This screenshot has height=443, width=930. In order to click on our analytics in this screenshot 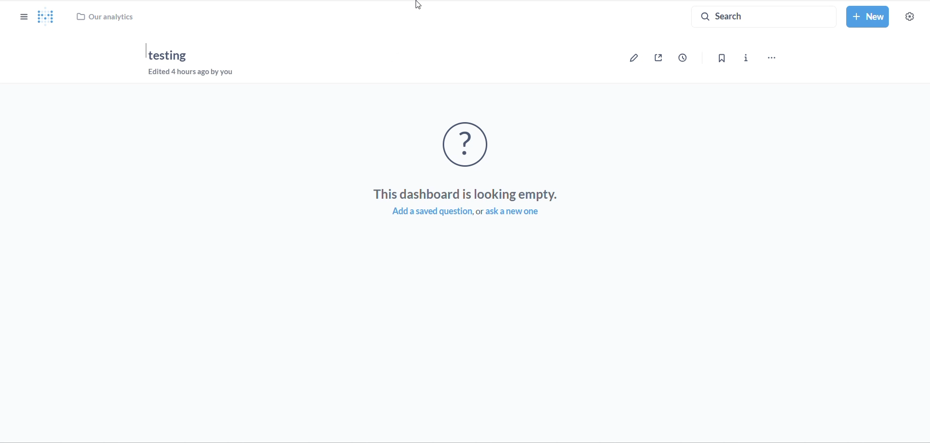, I will do `click(109, 17)`.